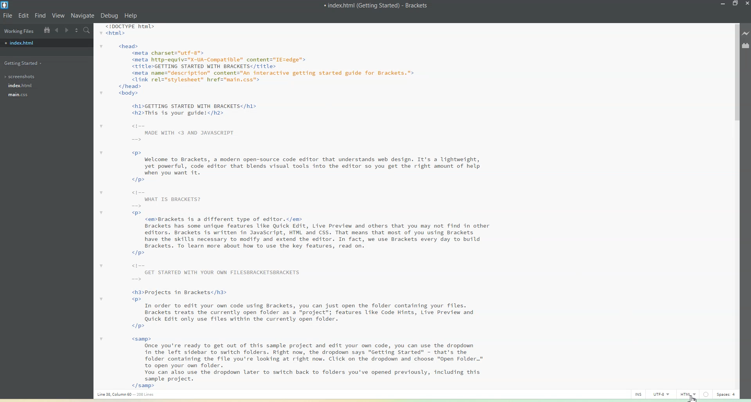 The image size is (751, 402). What do you see at coordinates (734, 203) in the screenshot?
I see `Vertical Scroll bar` at bounding box center [734, 203].